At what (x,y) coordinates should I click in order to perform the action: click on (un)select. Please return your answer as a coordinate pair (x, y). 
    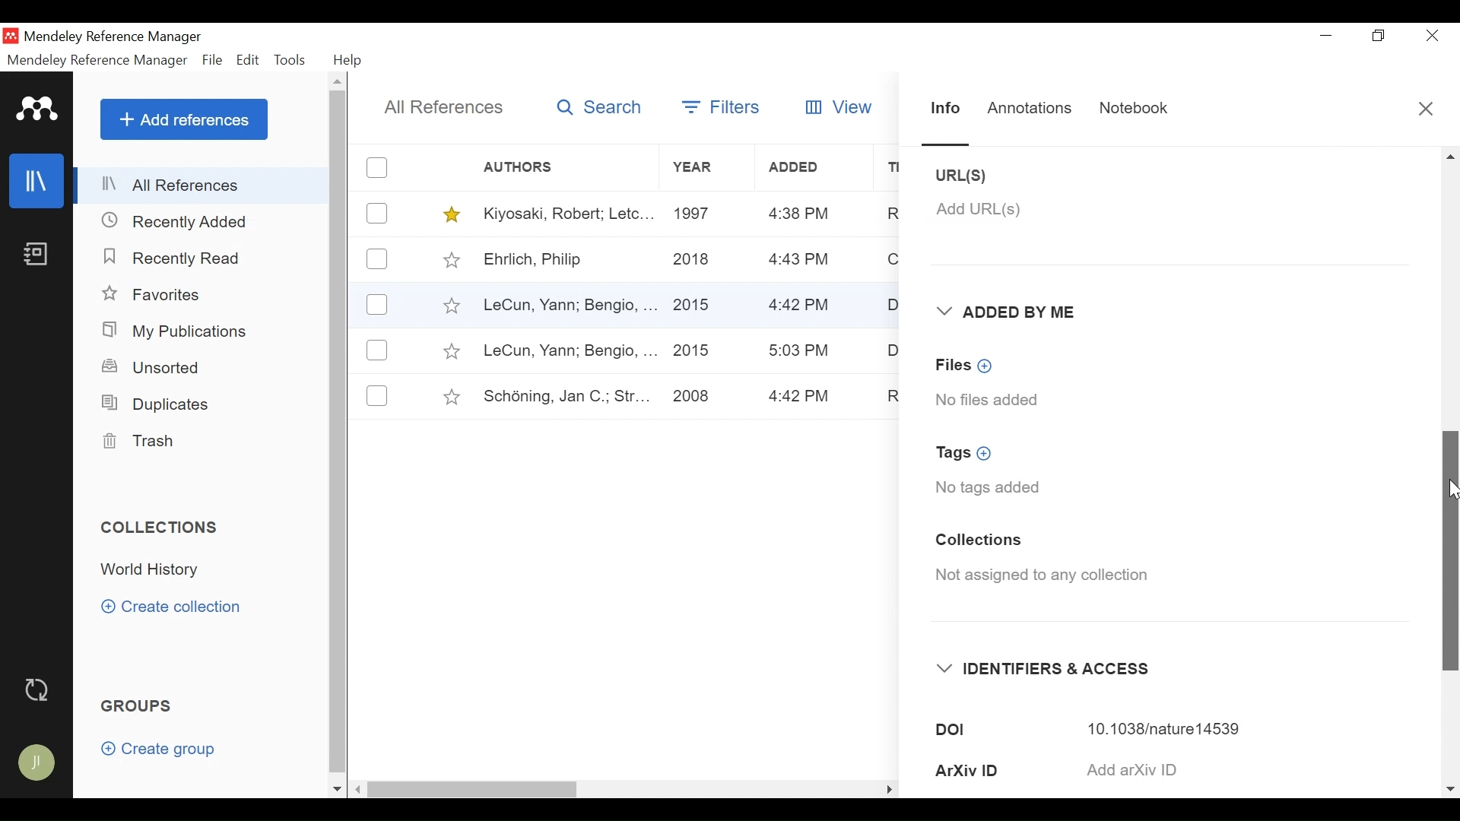
    Looking at the image, I should click on (377, 214).